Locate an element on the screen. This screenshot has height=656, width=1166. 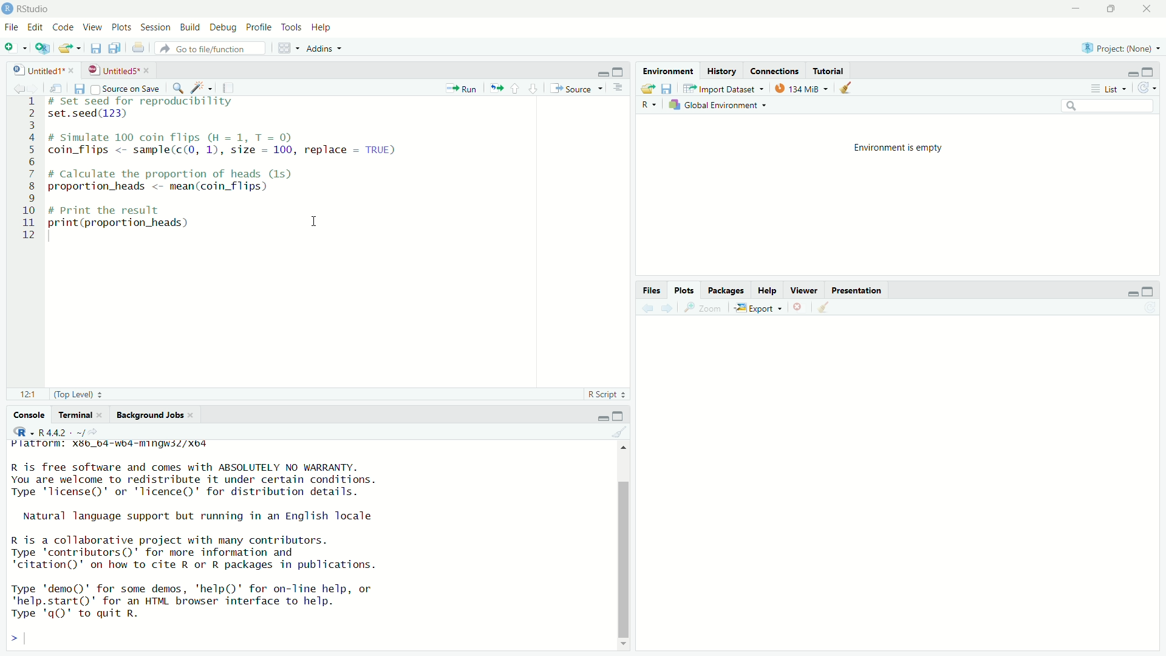
Files is located at coordinates (650, 290).